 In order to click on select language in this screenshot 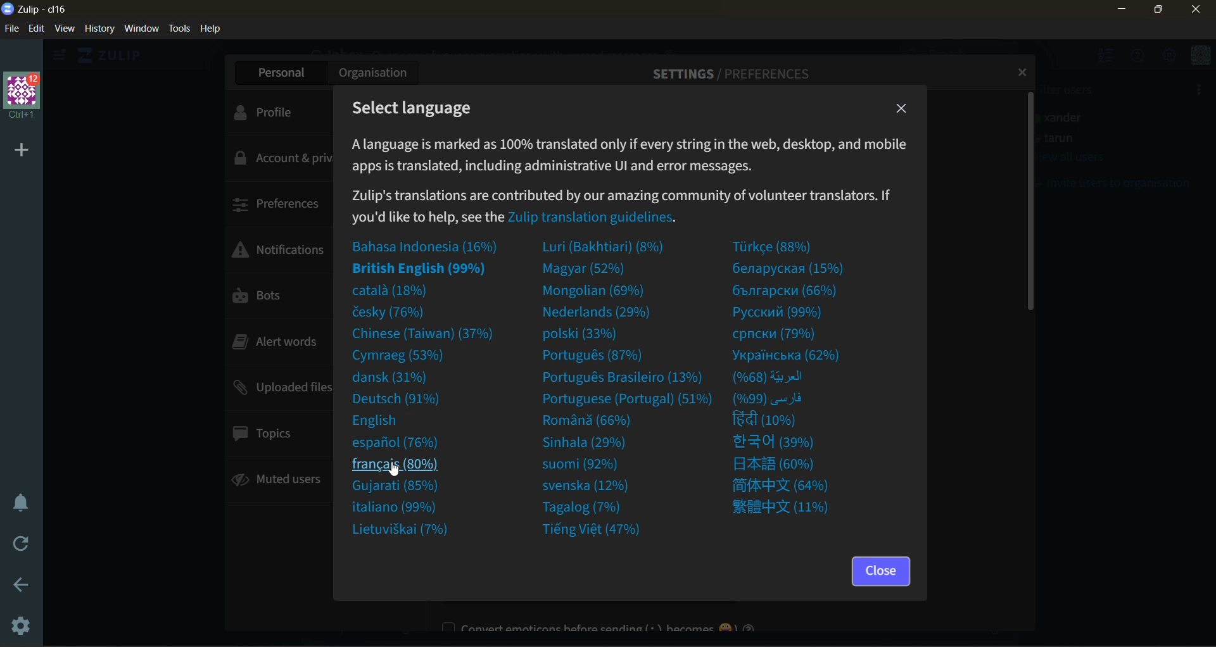, I will do `click(416, 112)`.